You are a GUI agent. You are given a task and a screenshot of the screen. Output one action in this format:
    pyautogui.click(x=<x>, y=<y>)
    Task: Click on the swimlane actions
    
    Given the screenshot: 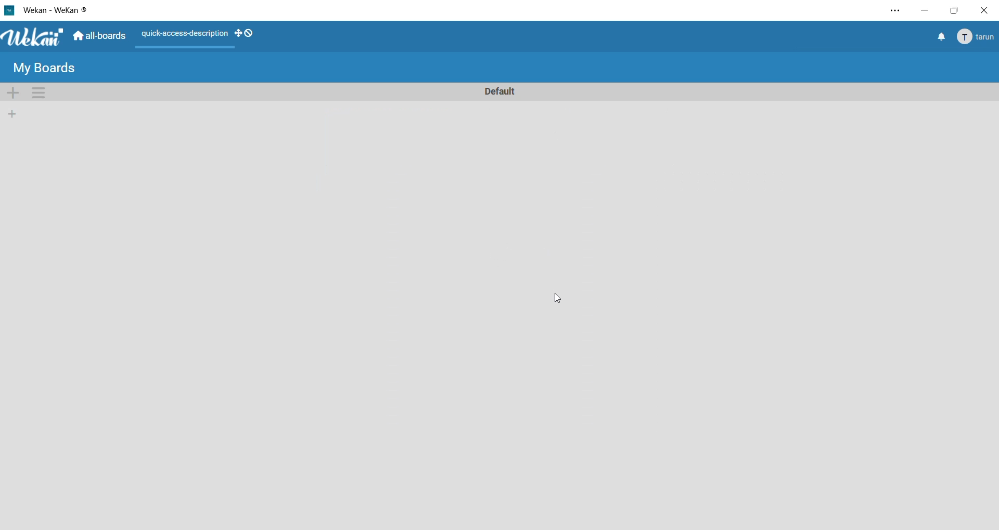 What is the action you would take?
    pyautogui.click(x=41, y=93)
    